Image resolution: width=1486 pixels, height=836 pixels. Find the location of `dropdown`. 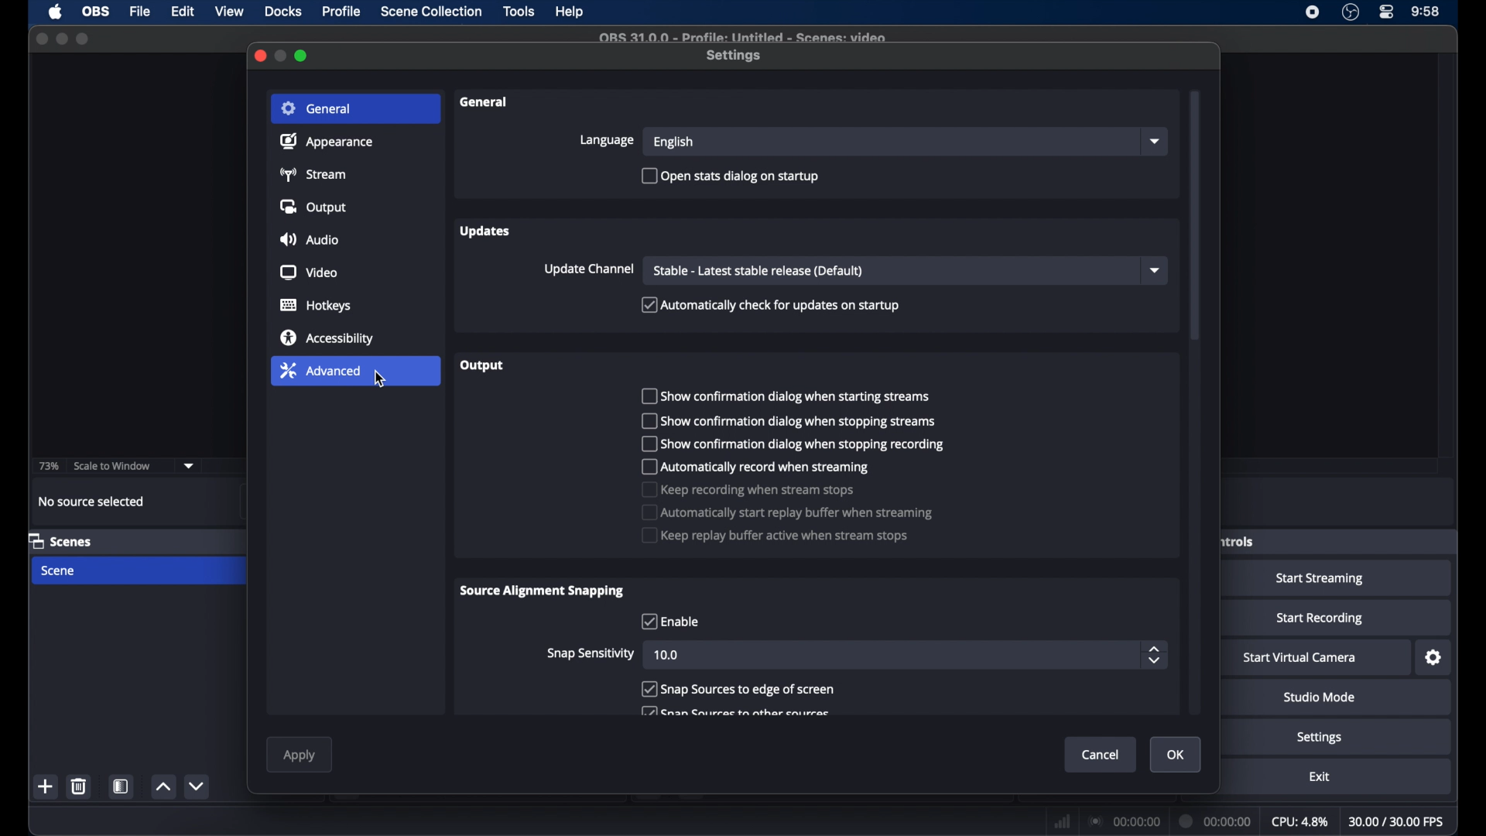

dropdown is located at coordinates (1155, 269).